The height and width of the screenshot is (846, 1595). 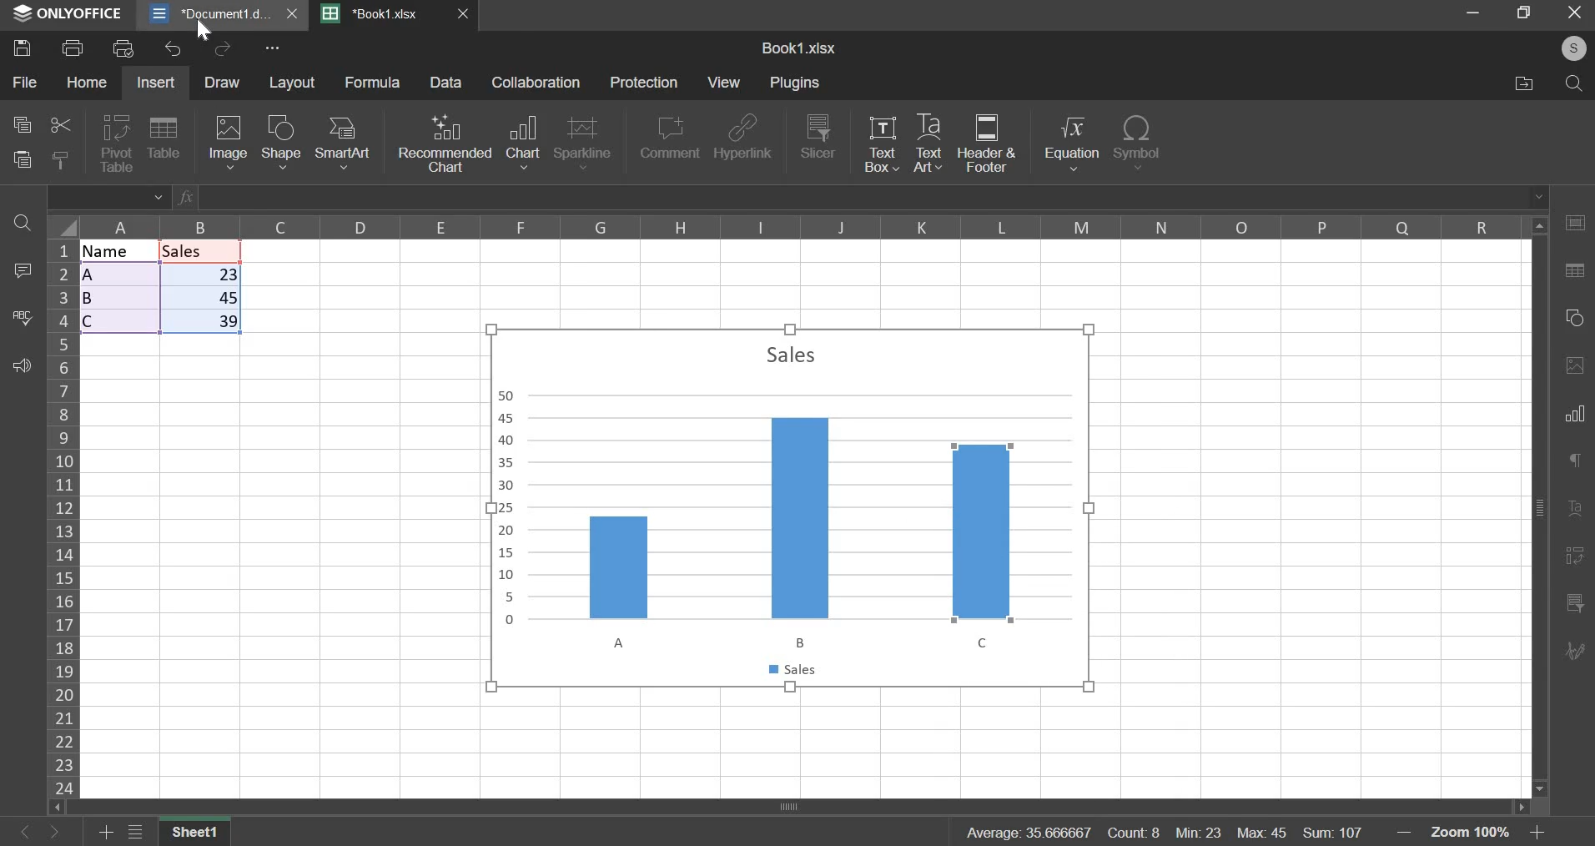 What do you see at coordinates (292, 83) in the screenshot?
I see `layout` at bounding box center [292, 83].